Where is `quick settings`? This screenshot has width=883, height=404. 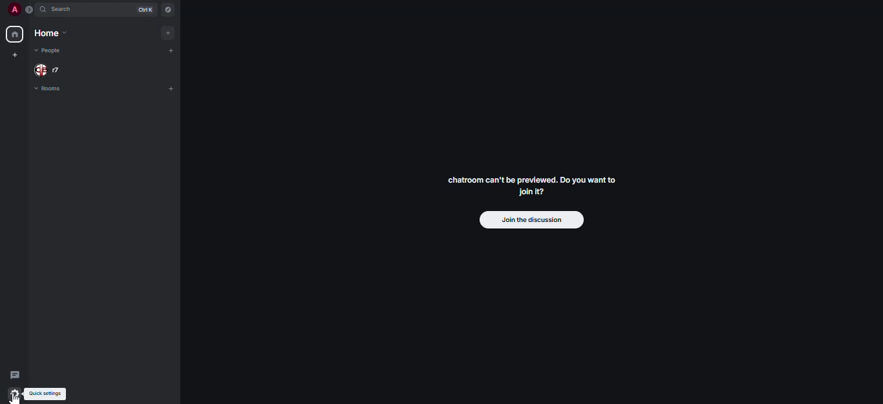
quick settings is located at coordinates (16, 395).